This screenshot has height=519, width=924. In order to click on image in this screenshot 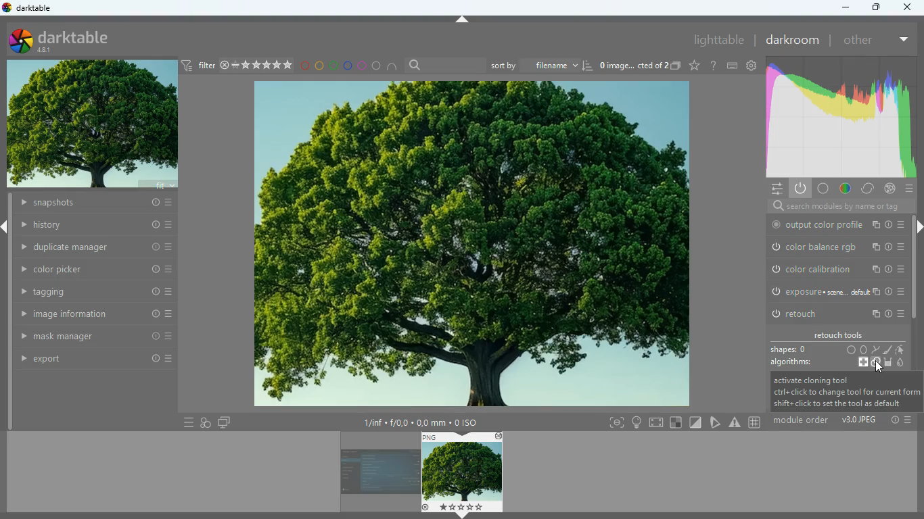, I will do `click(462, 474)`.